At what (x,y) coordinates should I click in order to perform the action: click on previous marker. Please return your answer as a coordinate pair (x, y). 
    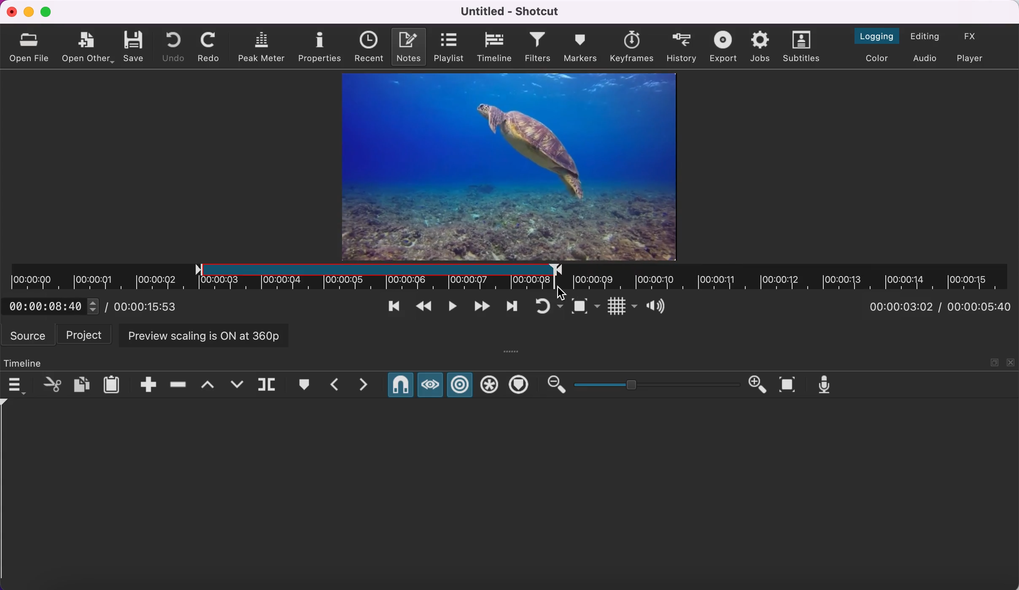
    Looking at the image, I should click on (334, 384).